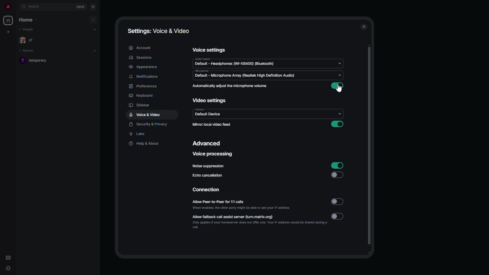 Image resolution: width=489 pixels, height=275 pixels. I want to click on quick settings, so click(8, 266).